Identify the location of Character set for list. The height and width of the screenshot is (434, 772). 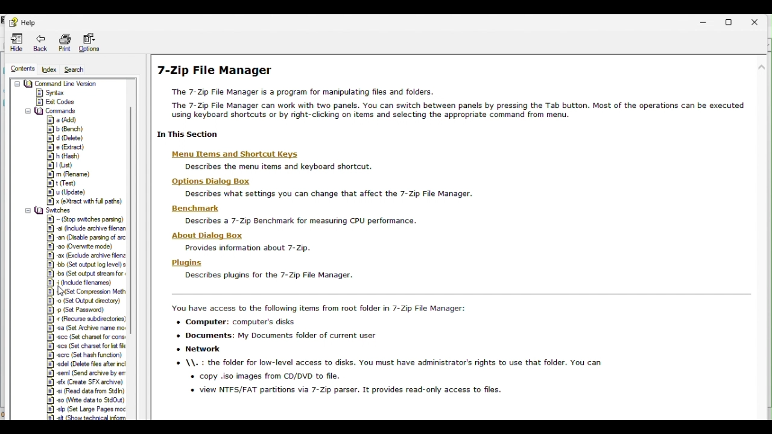
(86, 345).